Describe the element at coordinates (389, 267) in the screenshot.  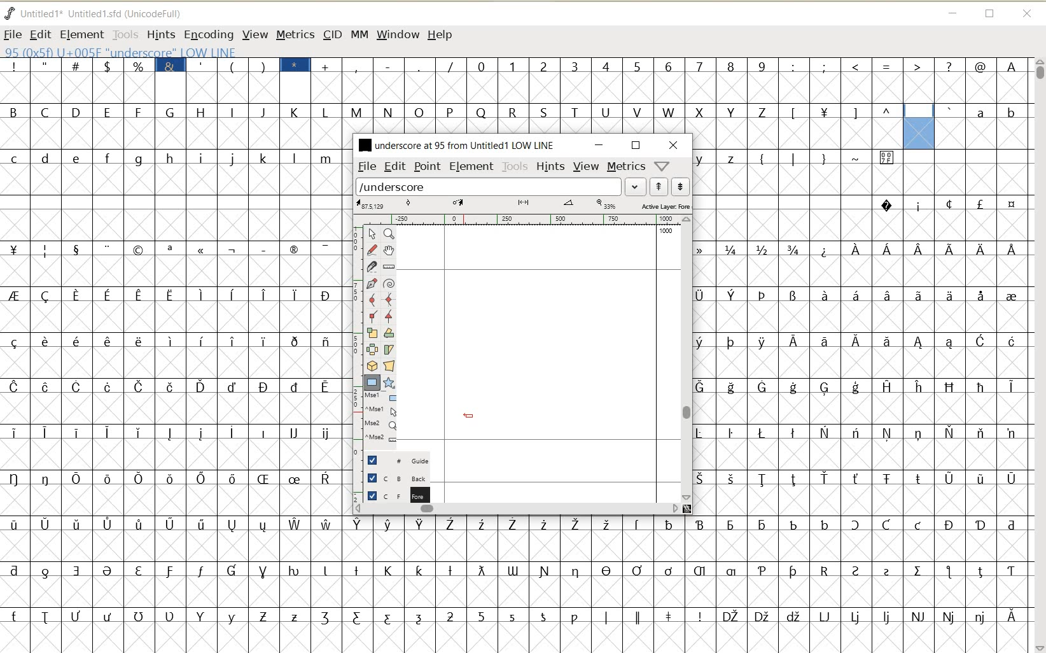
I see `measure a distance, angle between points` at that location.